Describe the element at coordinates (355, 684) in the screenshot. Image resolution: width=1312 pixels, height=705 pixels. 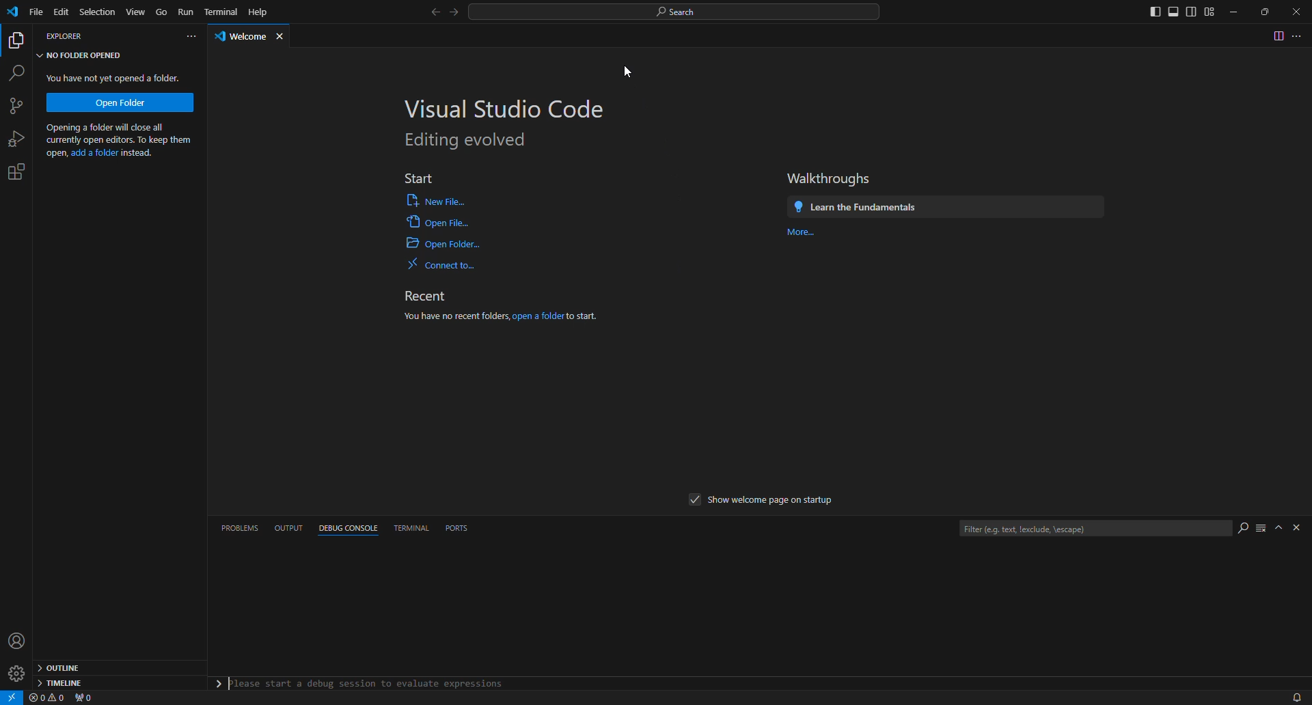
I see `please start a debug session to evaluate expressions` at that location.